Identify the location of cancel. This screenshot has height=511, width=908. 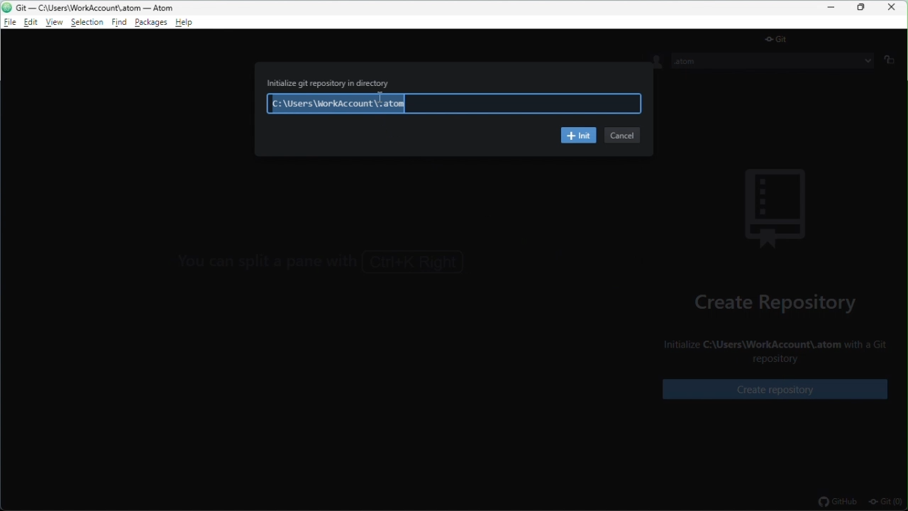
(622, 136).